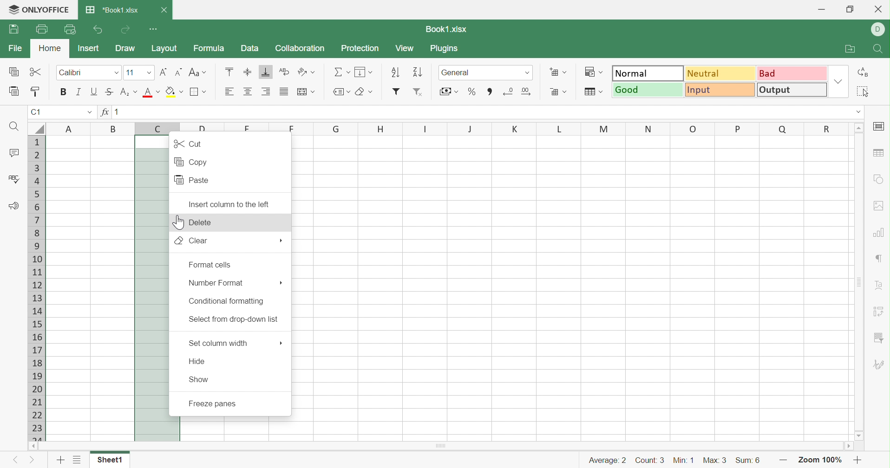 The height and width of the screenshot is (468, 890). What do you see at coordinates (206, 92) in the screenshot?
I see `Drop Down` at bounding box center [206, 92].